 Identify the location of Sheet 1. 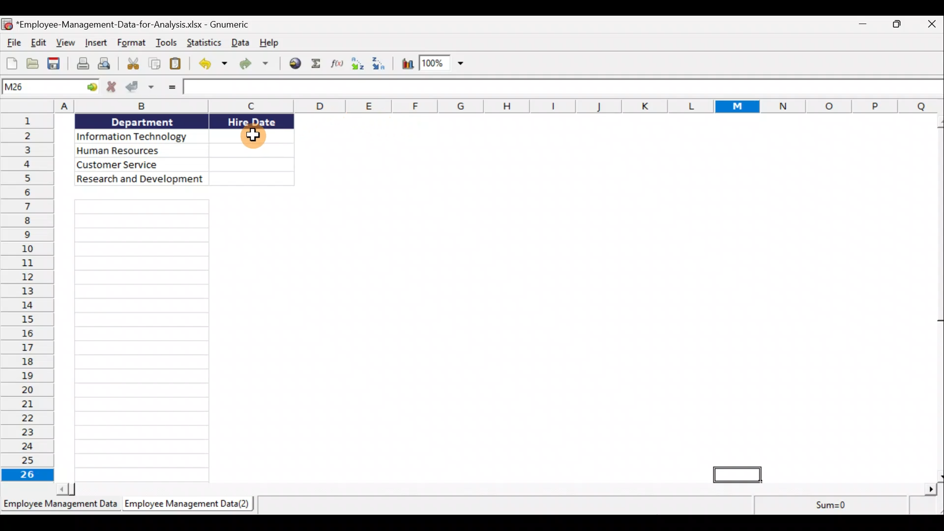
(60, 507).